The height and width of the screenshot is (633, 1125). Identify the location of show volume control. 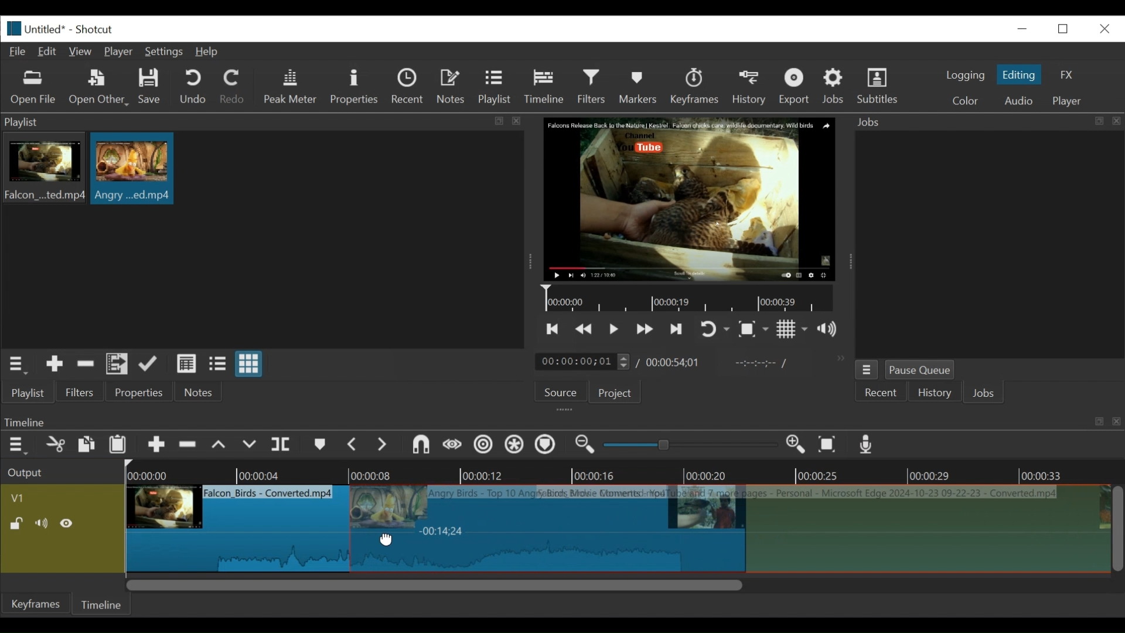
(832, 330).